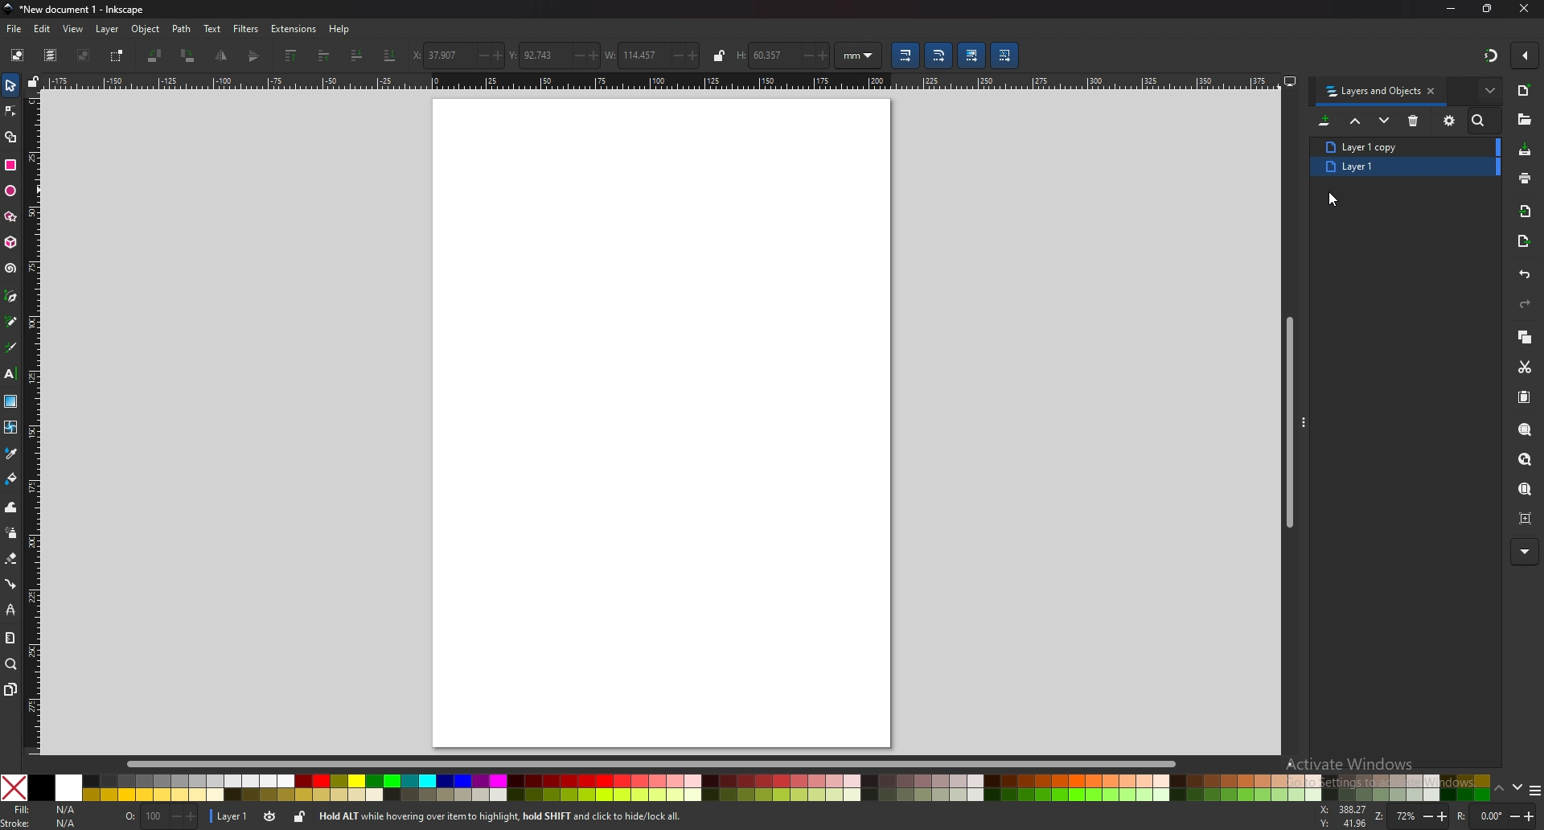 The image size is (1544, 830). I want to click on cursor, so click(1337, 198).